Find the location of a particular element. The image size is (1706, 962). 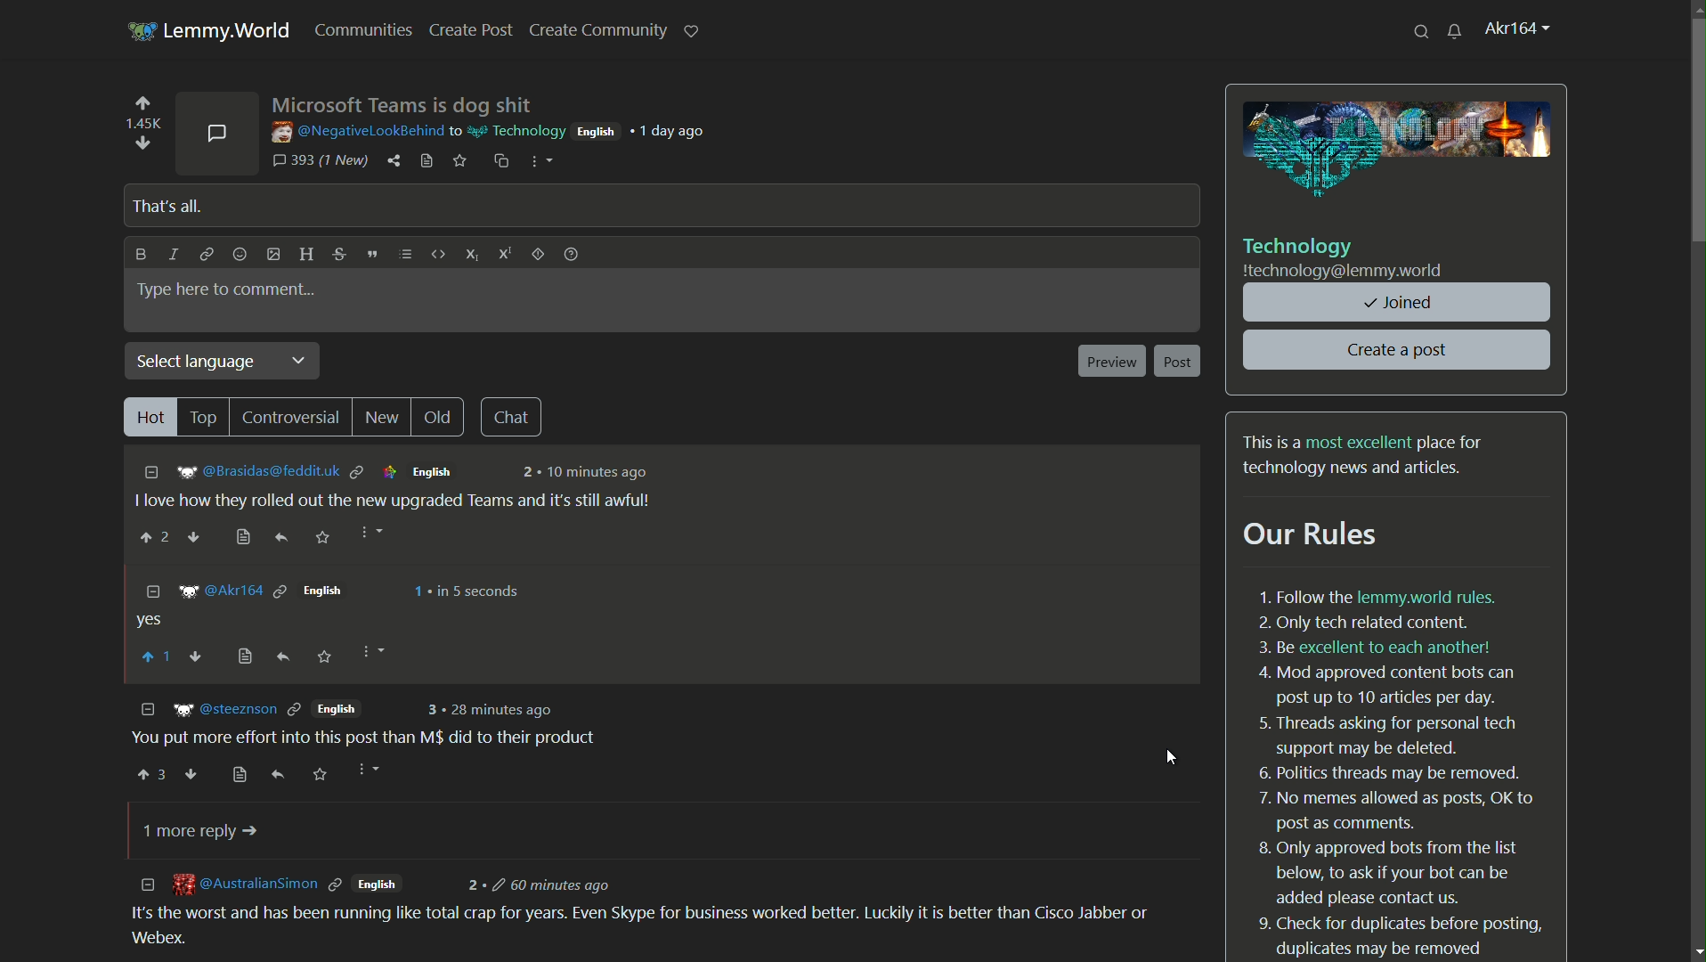

save is located at coordinates (322, 657).